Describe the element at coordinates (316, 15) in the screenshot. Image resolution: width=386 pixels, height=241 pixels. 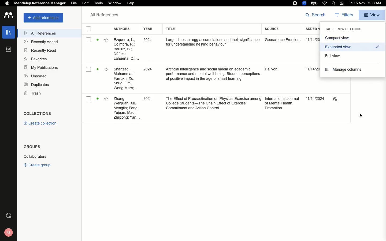
I see `Search` at that location.